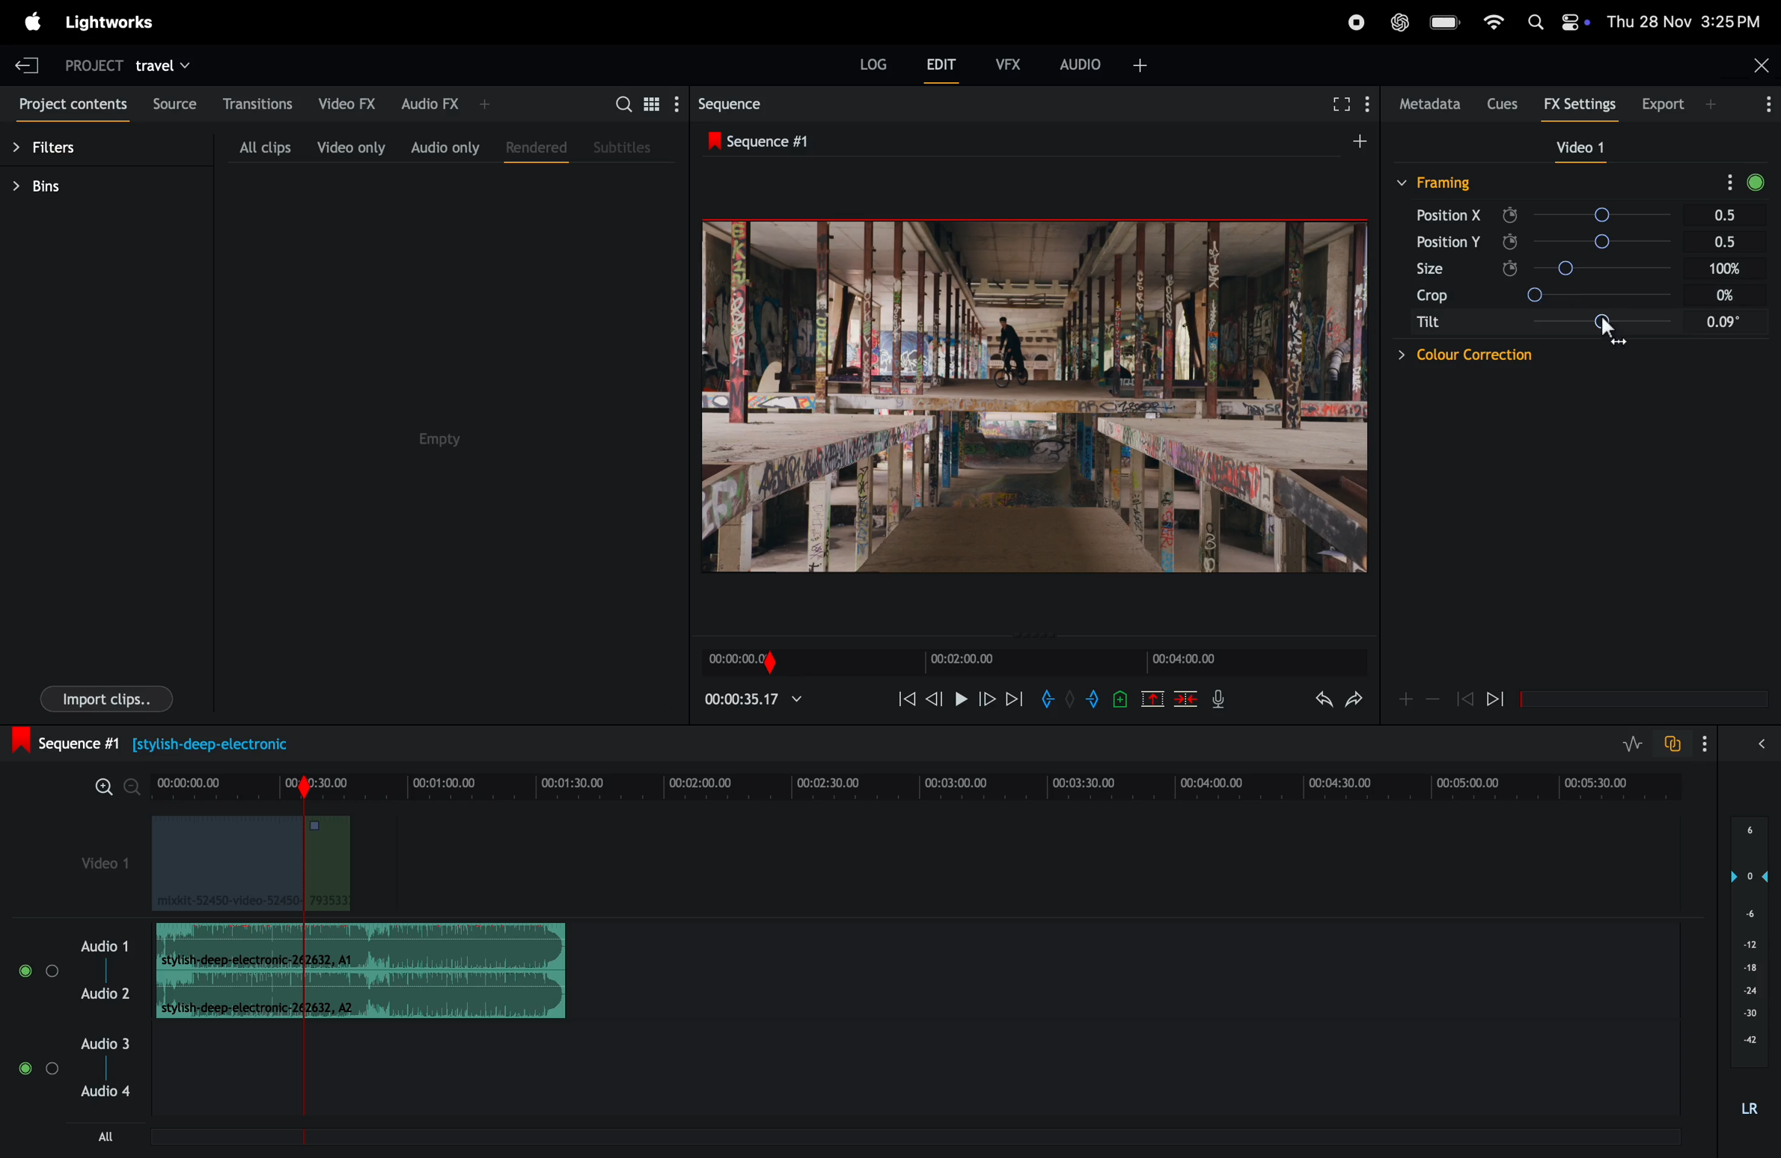 The width and height of the screenshot is (1781, 1158). I want to click on battery, so click(1443, 22).